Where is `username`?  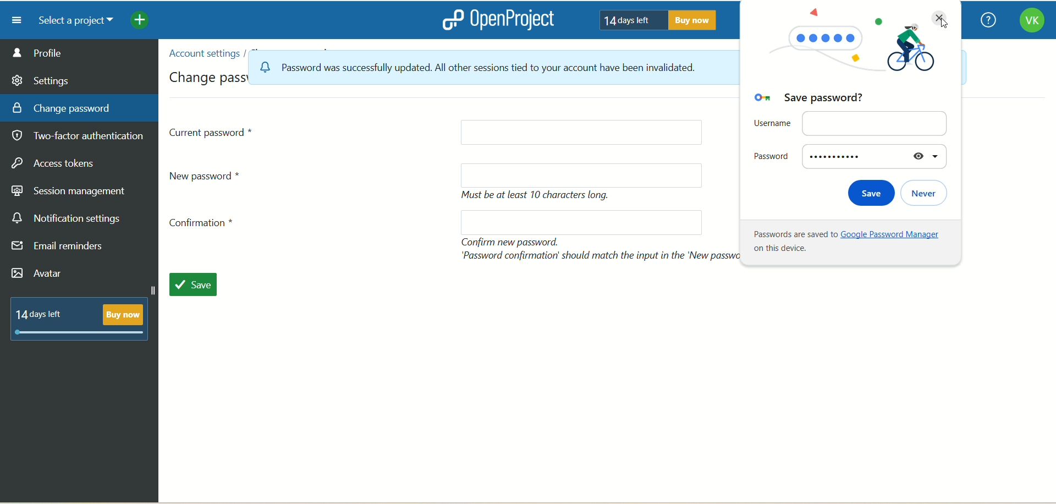 username is located at coordinates (850, 123).